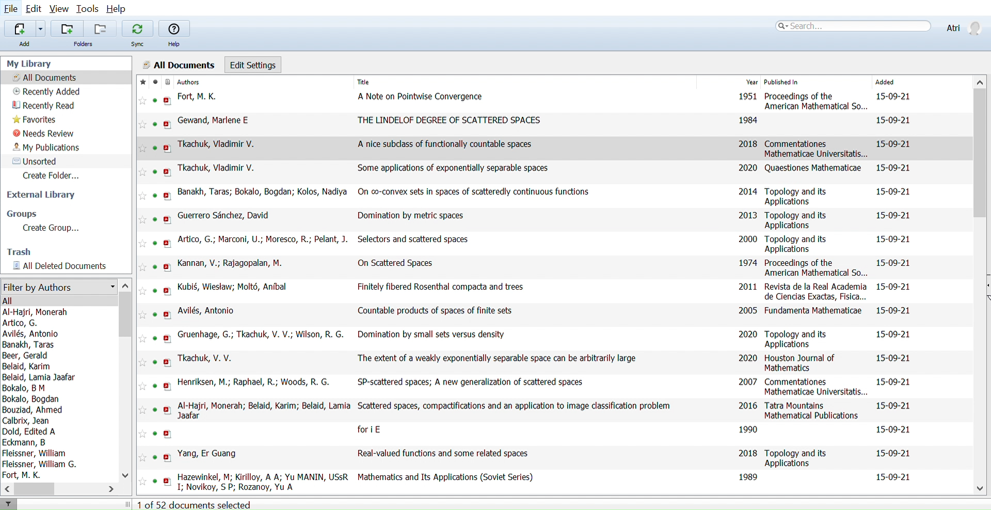  I want to click on Scattered spaces, compactifications and an application to image classification problem, so click(516, 406).